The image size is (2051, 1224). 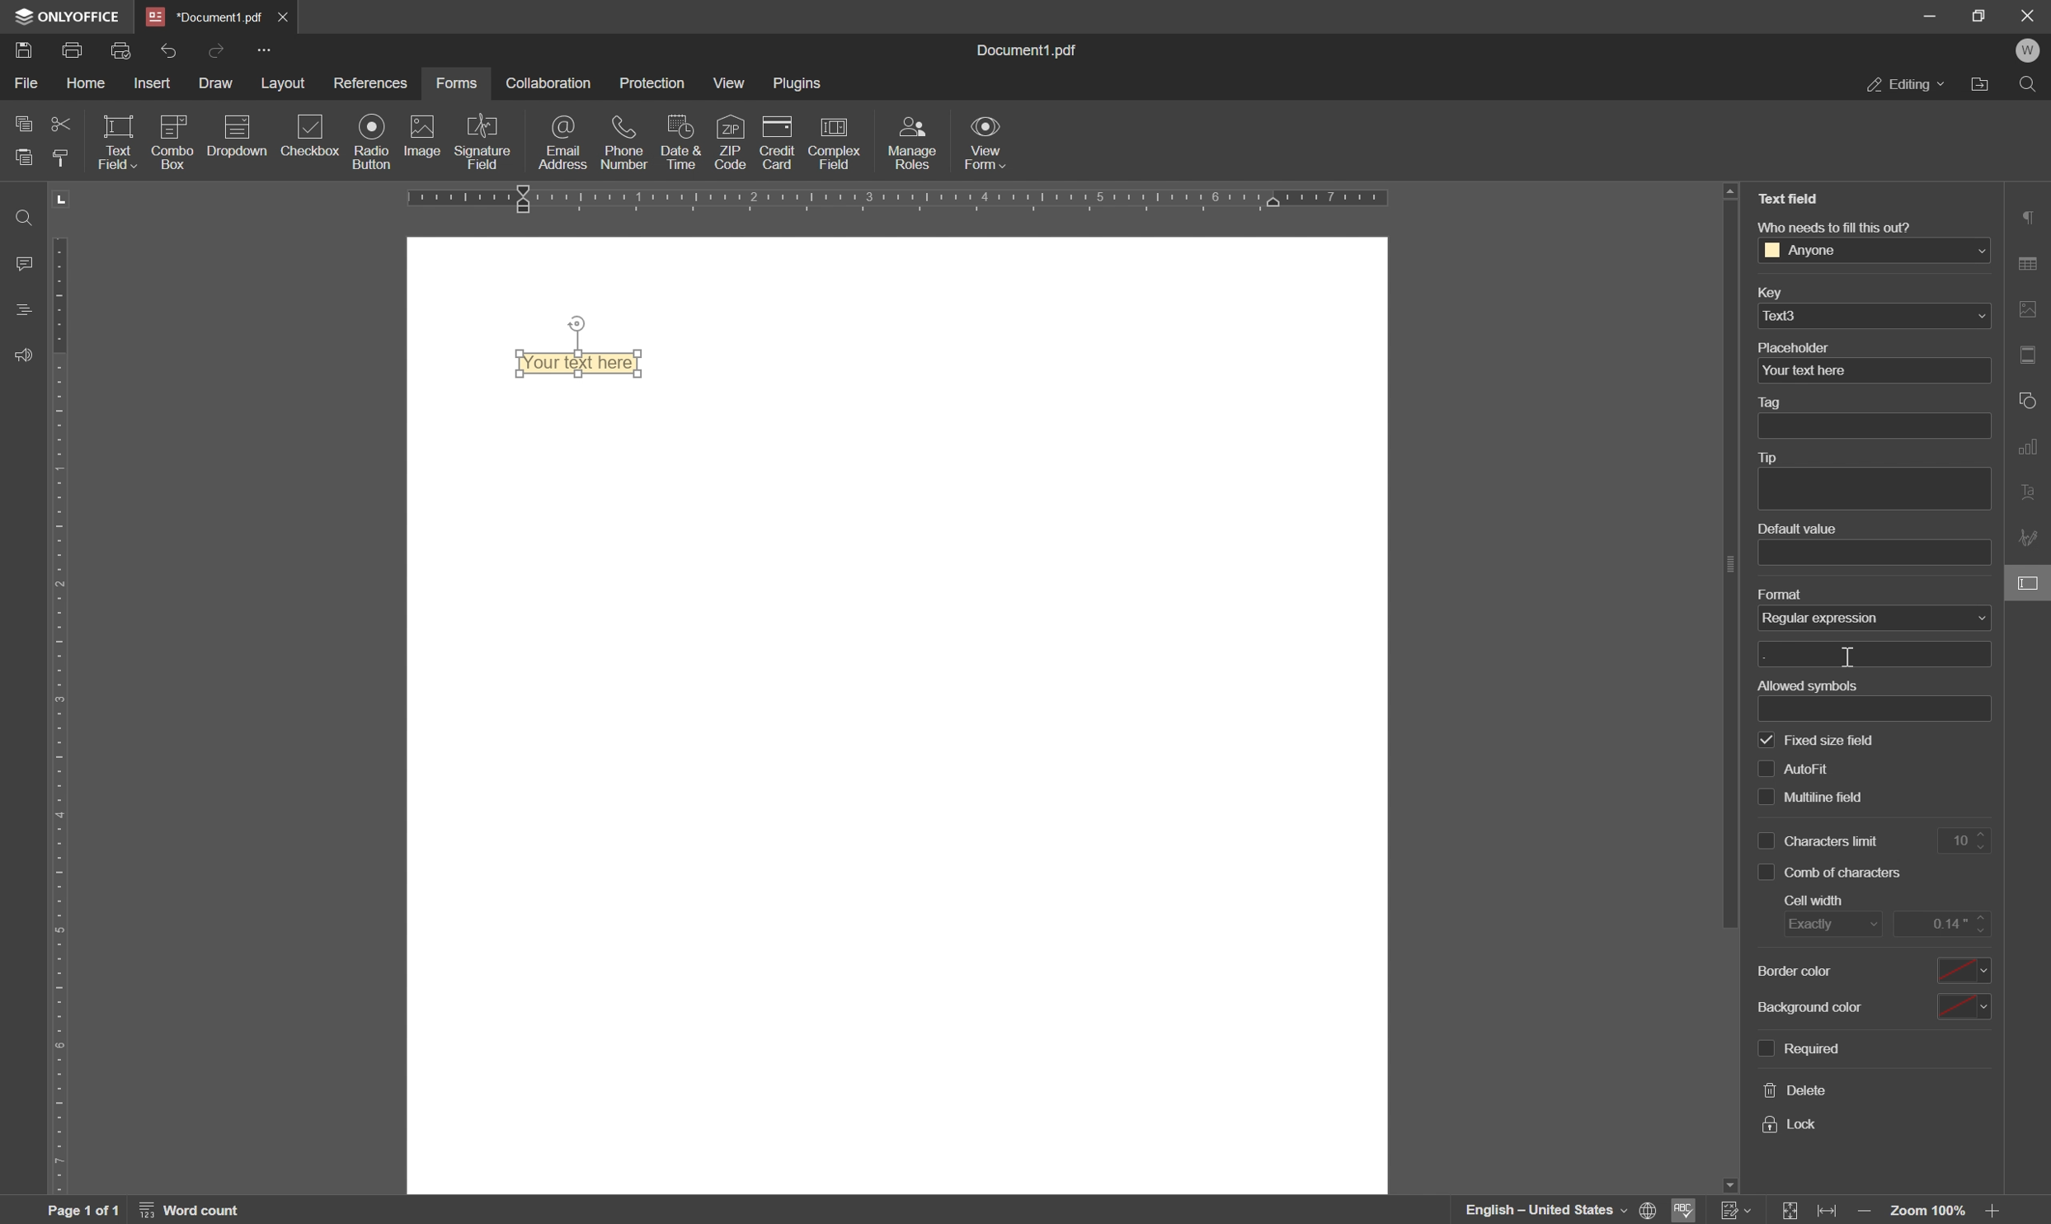 I want to click on plugins, so click(x=800, y=84).